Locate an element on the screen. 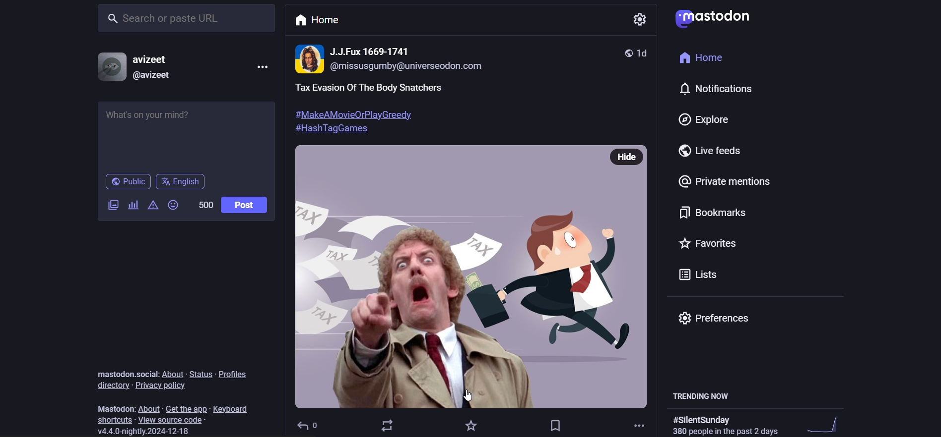 This screenshot has height=437, width=941. post here is located at coordinates (185, 132).